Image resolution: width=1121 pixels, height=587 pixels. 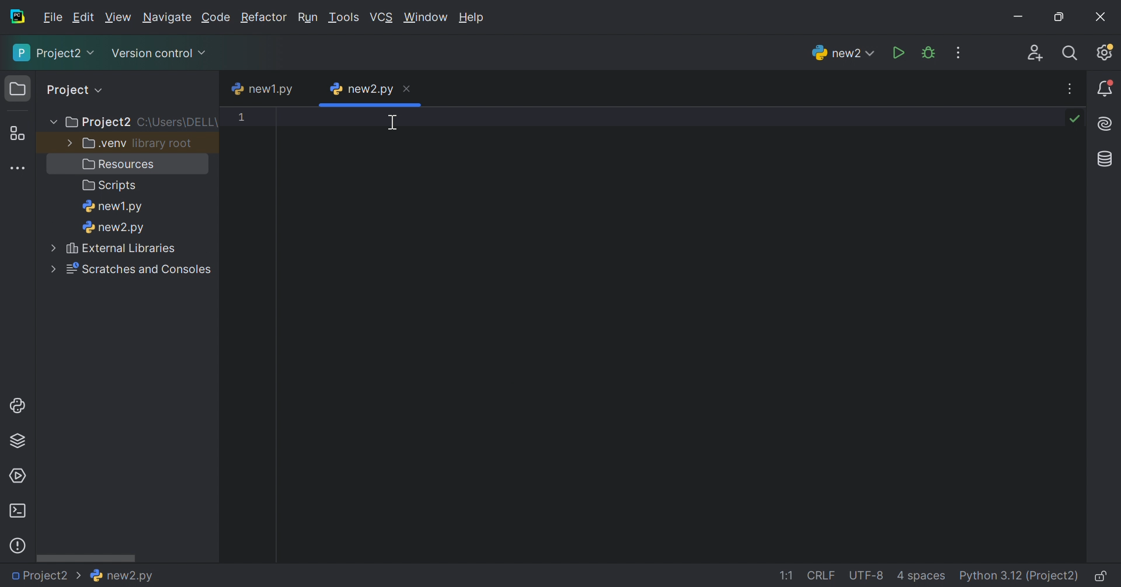 I want to click on Close, so click(x=1103, y=14).